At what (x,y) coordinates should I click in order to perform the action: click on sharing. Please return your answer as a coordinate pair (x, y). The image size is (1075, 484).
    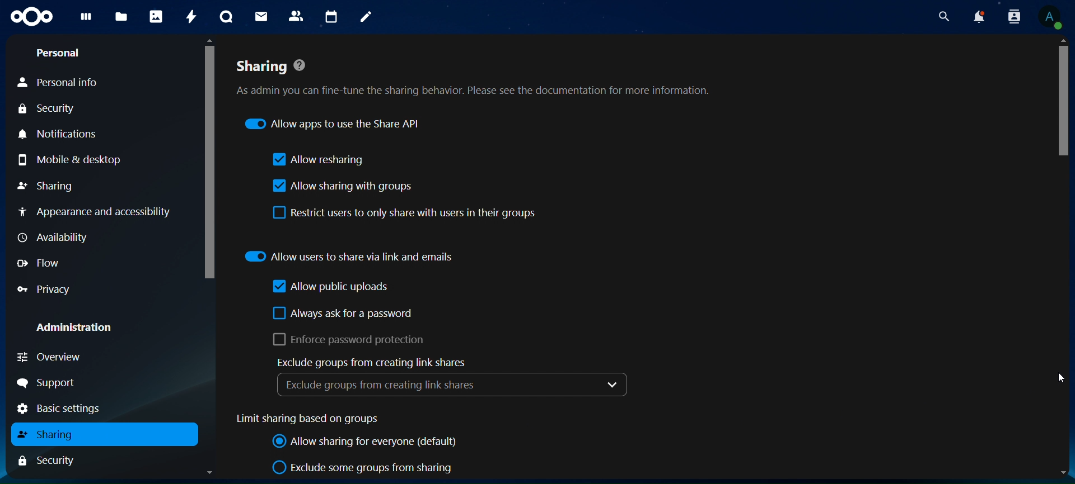
    Looking at the image, I should click on (51, 434).